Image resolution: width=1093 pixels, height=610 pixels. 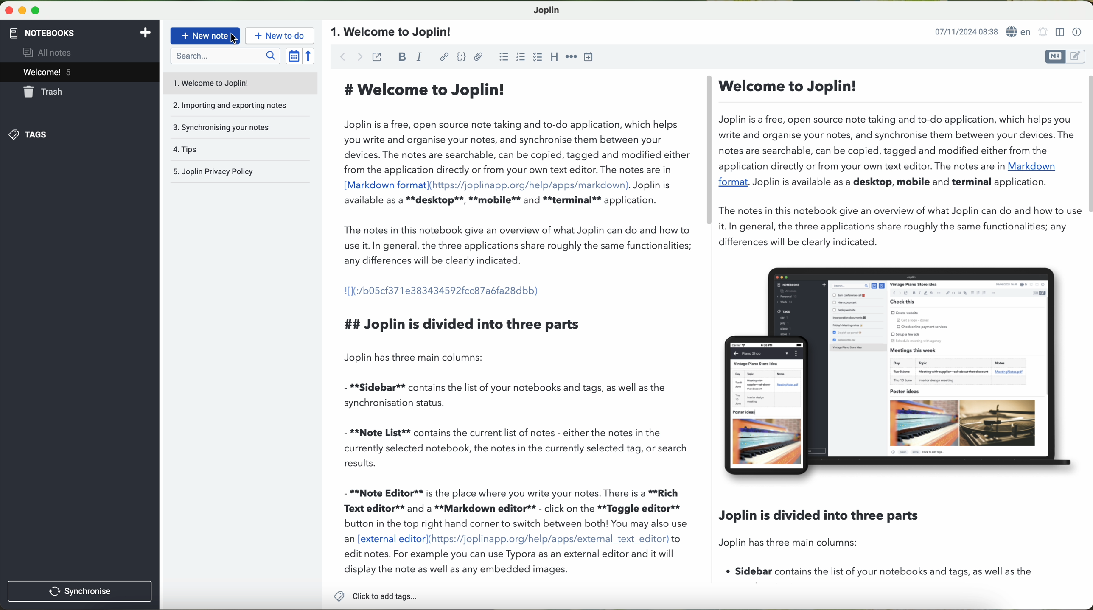 What do you see at coordinates (48, 72) in the screenshot?
I see `welcome 5` at bounding box center [48, 72].